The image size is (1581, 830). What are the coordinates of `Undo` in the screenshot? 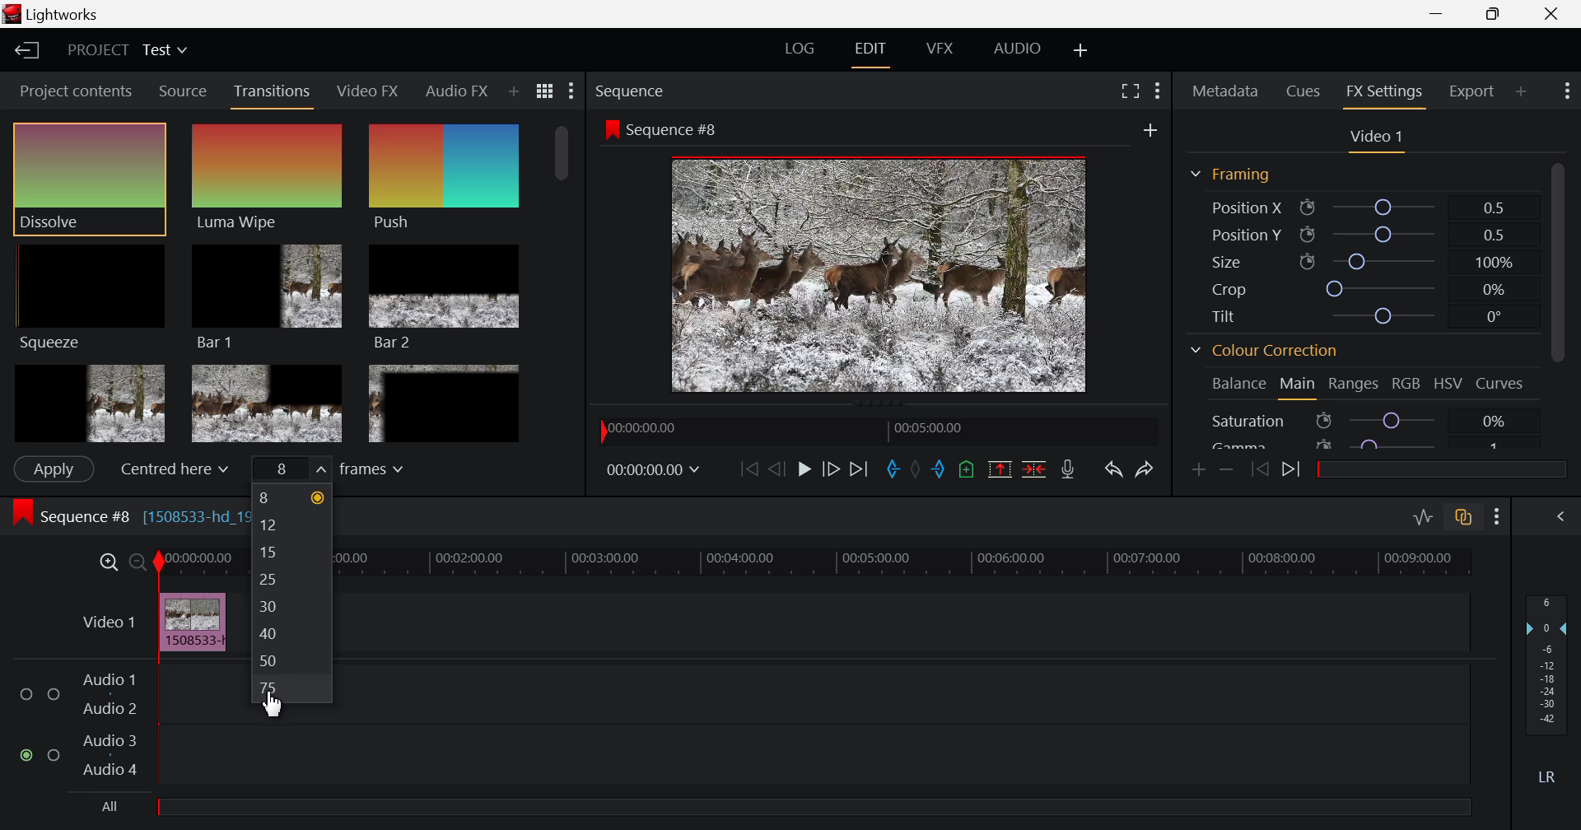 It's located at (1112, 469).